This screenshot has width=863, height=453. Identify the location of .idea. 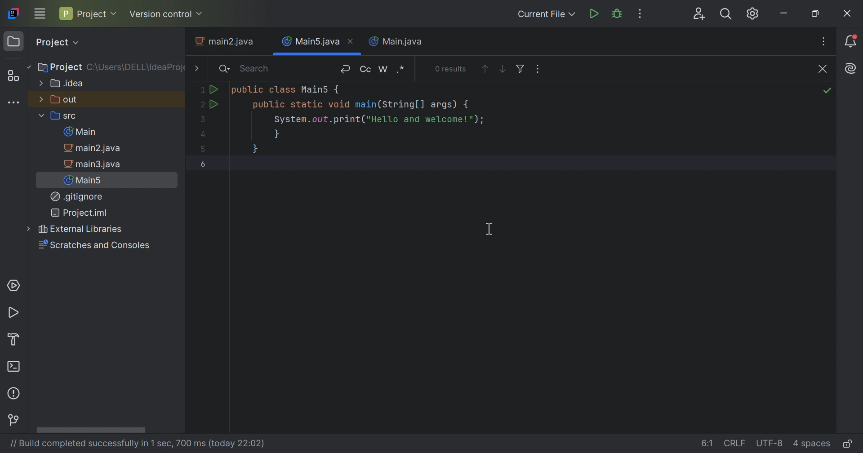
(62, 84).